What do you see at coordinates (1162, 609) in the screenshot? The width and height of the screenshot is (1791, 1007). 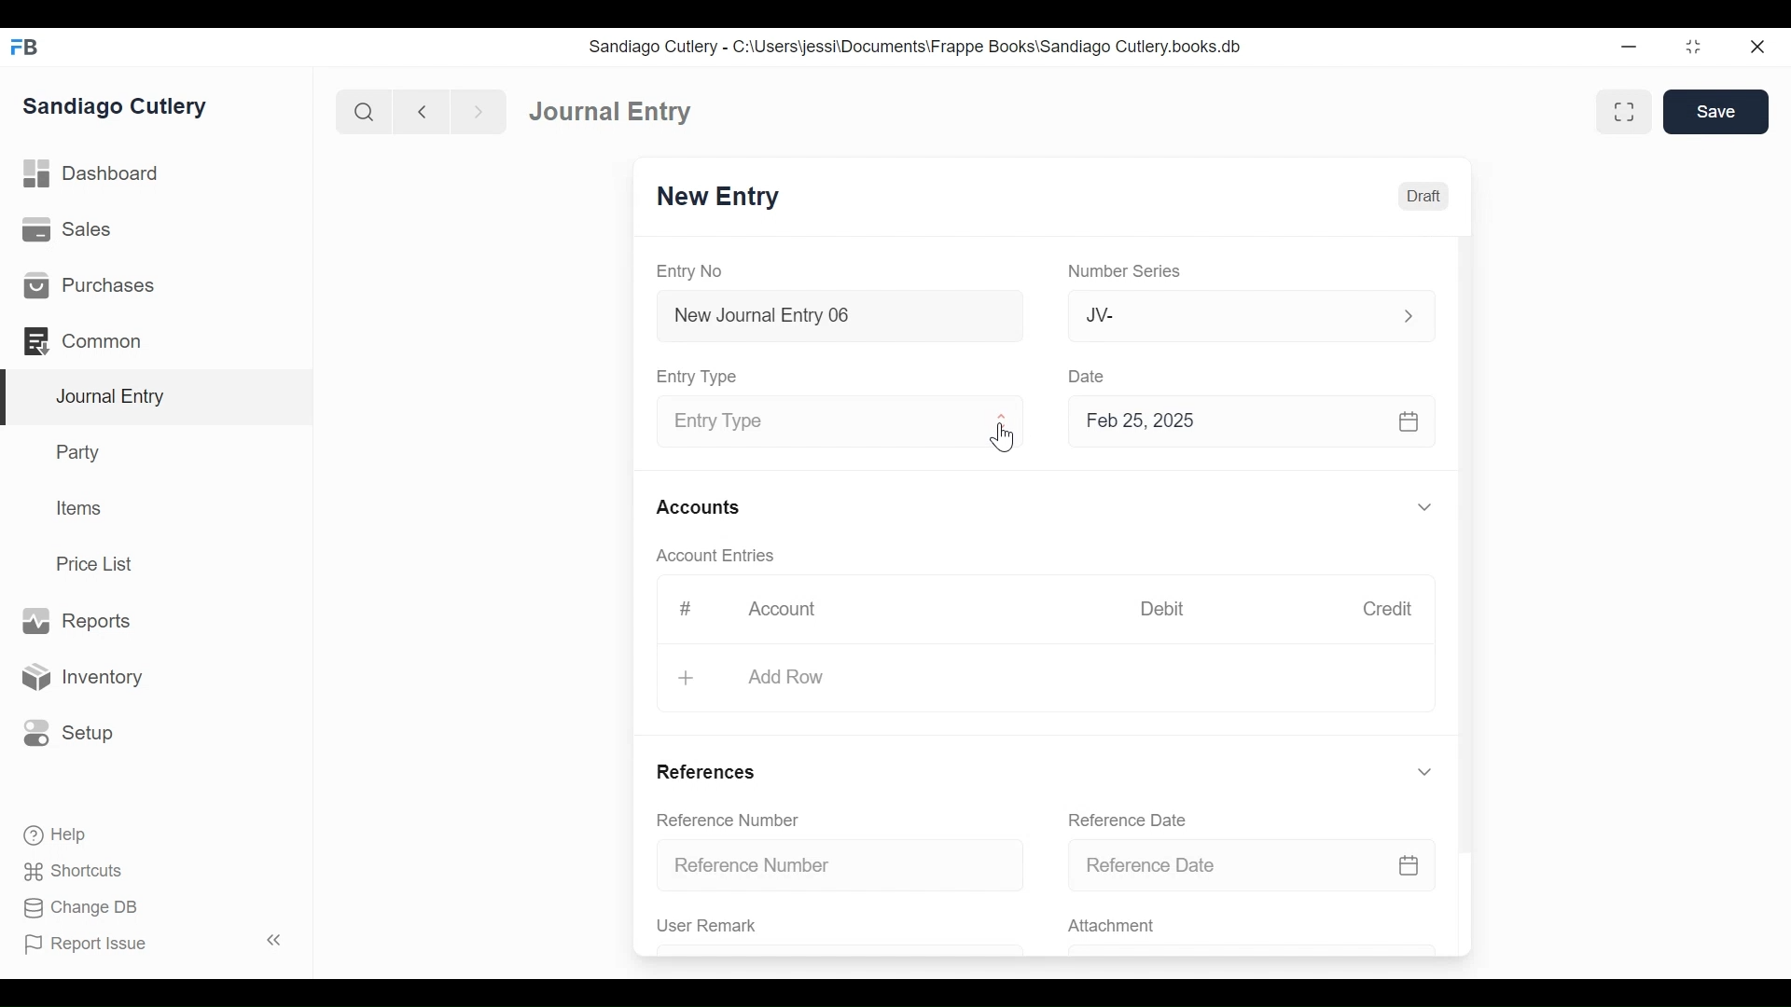 I see `Debit` at bounding box center [1162, 609].